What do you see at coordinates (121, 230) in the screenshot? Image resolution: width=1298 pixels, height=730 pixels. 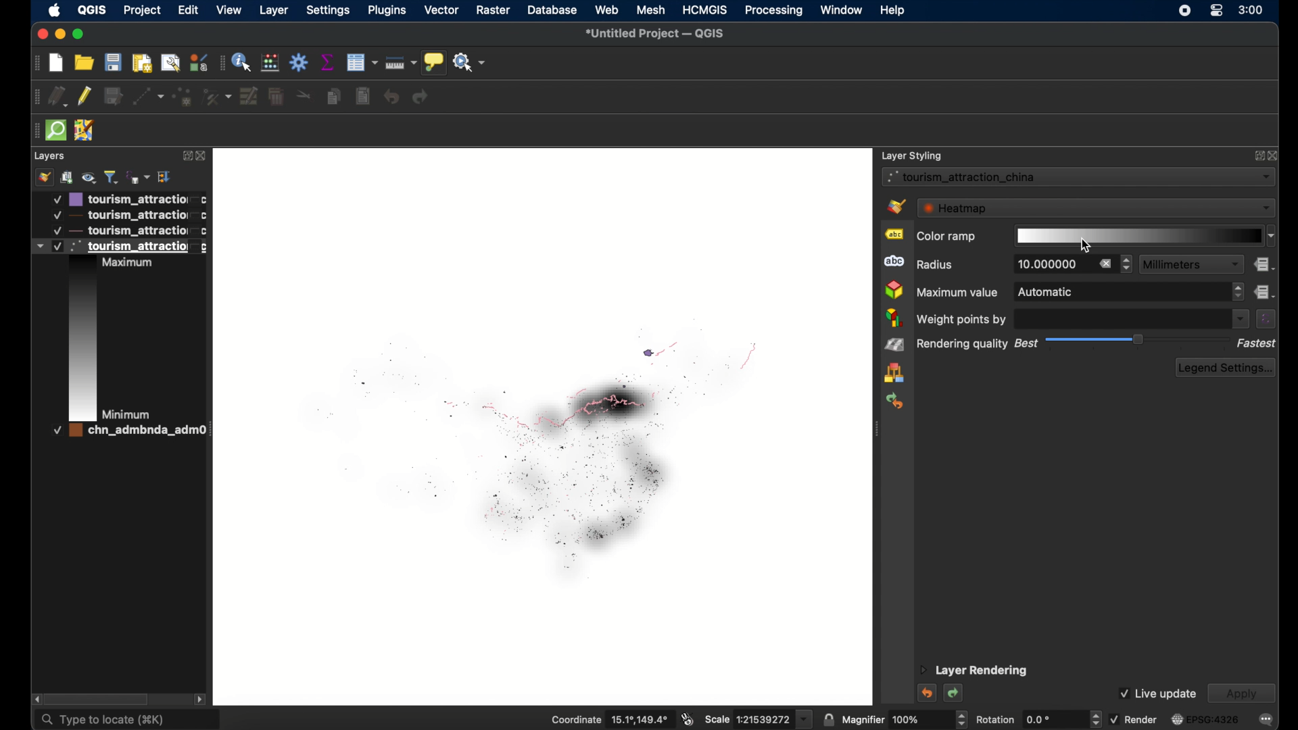 I see `layer 3` at bounding box center [121, 230].